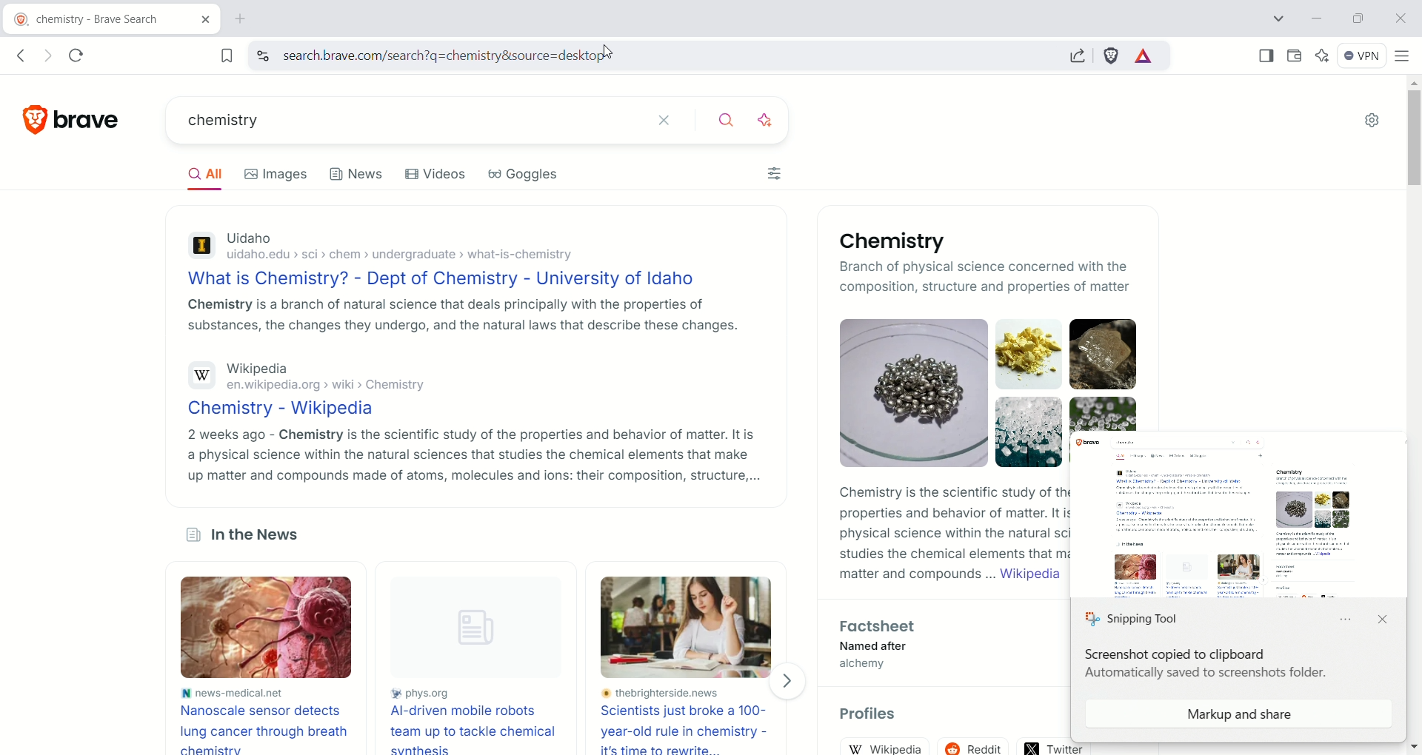  What do you see at coordinates (330, 388) in the screenshot?
I see `Wikipediaen.wikipedia.org > wiki > ChemistryChemistry - Wikipedia` at bounding box center [330, 388].